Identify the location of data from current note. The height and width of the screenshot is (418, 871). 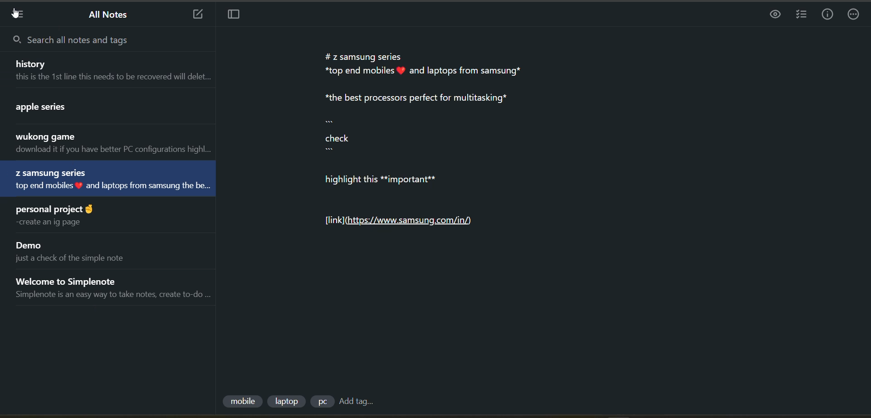
(452, 120).